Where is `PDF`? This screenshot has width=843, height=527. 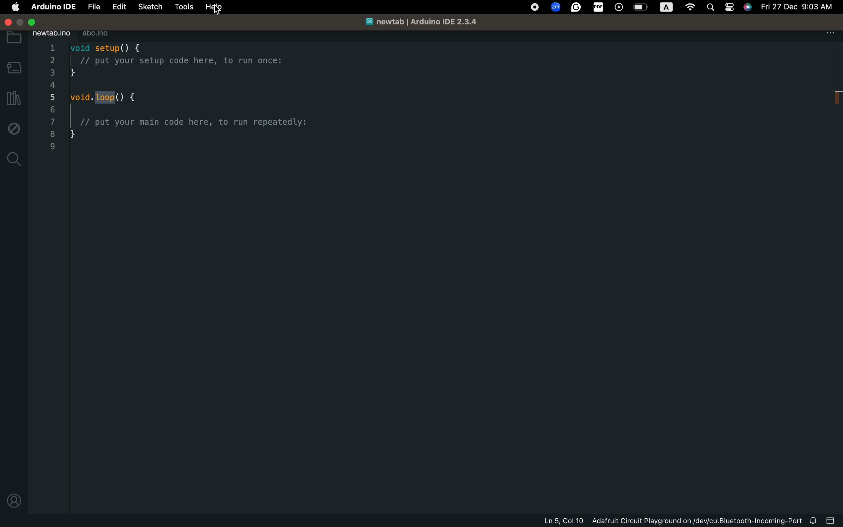
PDF is located at coordinates (596, 6).